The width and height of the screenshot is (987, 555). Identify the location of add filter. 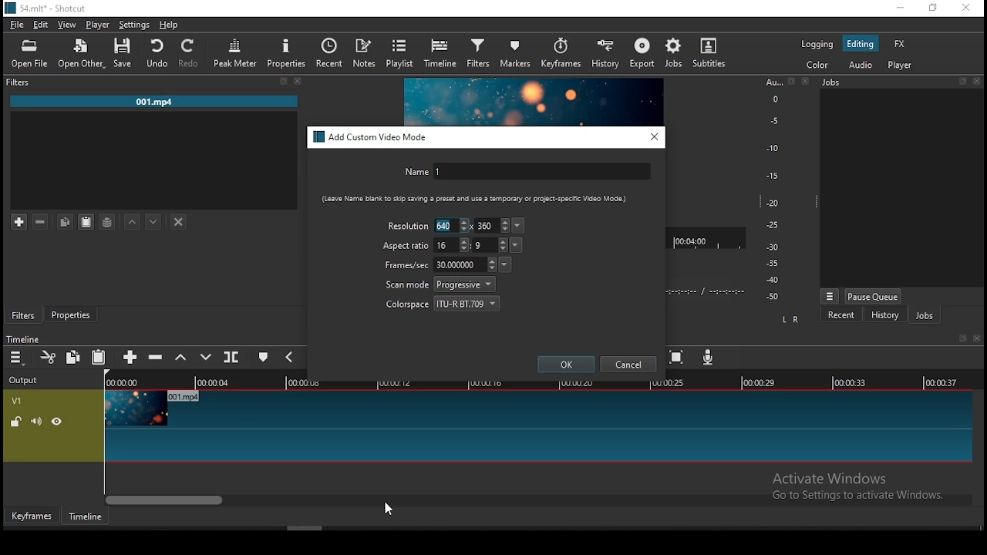
(19, 223).